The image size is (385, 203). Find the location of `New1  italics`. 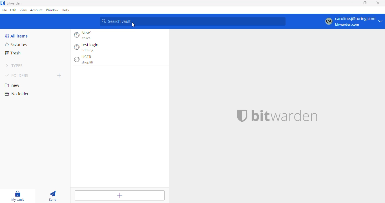

New1  italics is located at coordinates (86, 35).